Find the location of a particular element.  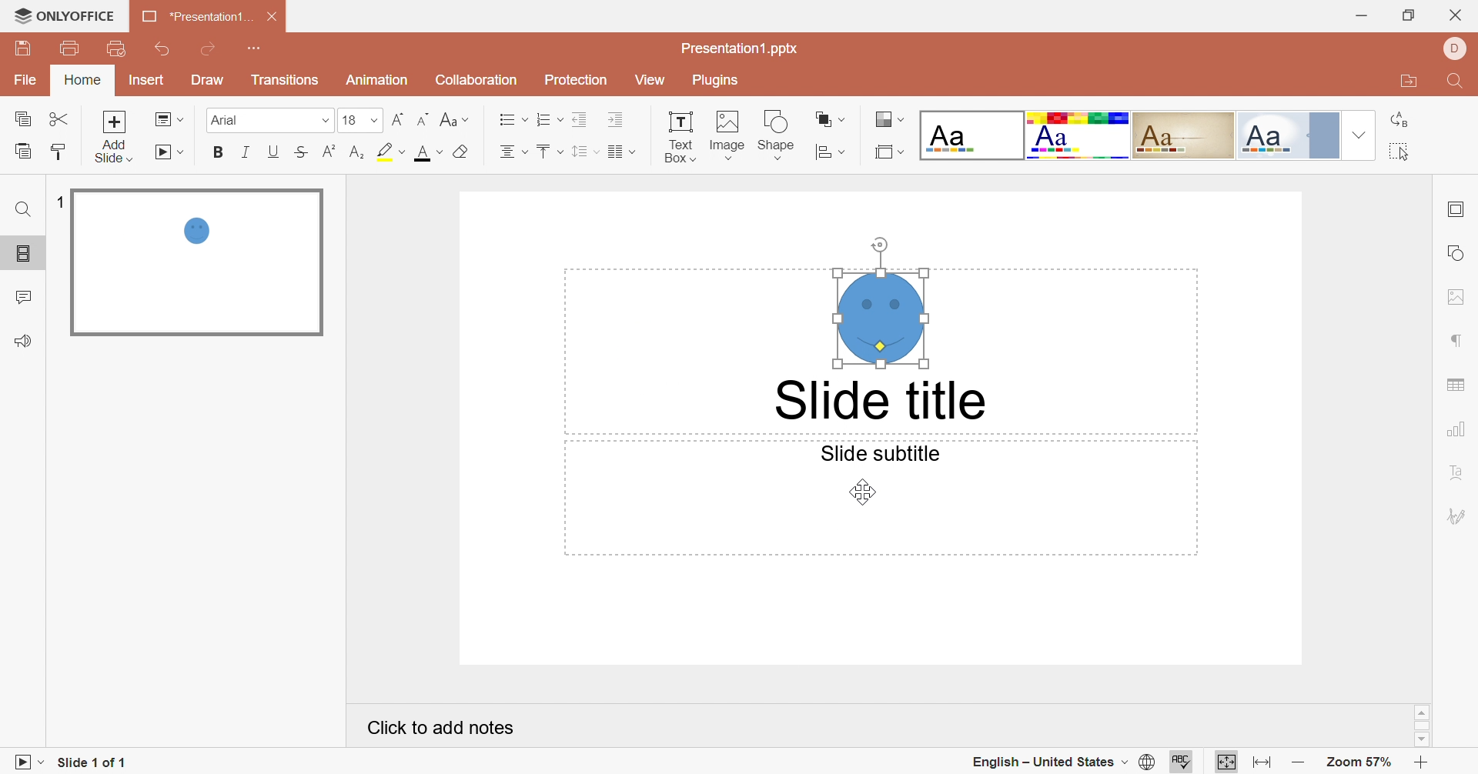

Collaboration is located at coordinates (473, 80).